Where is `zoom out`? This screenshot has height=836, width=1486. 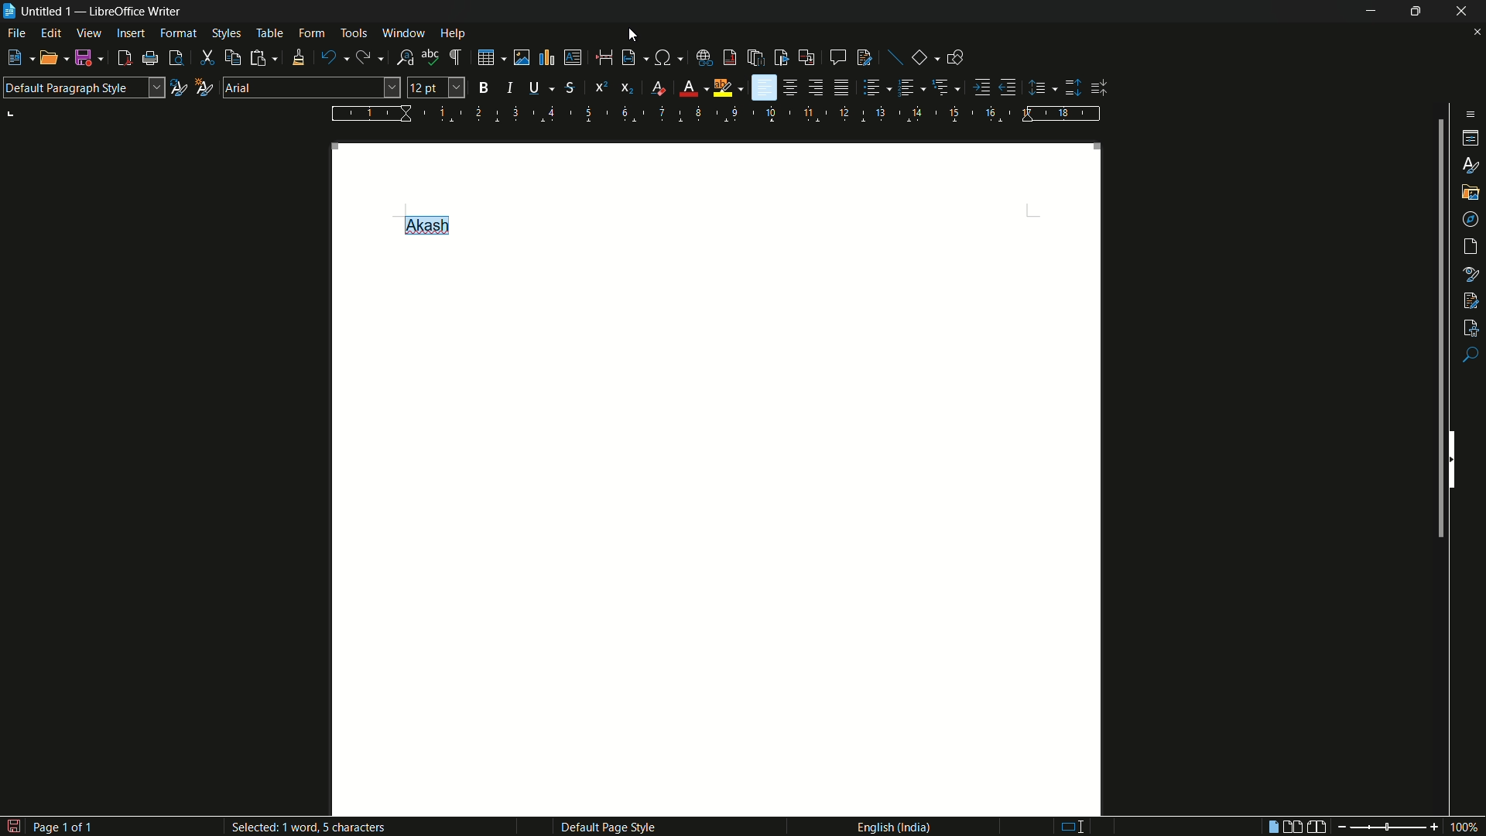 zoom out is located at coordinates (1373, 827).